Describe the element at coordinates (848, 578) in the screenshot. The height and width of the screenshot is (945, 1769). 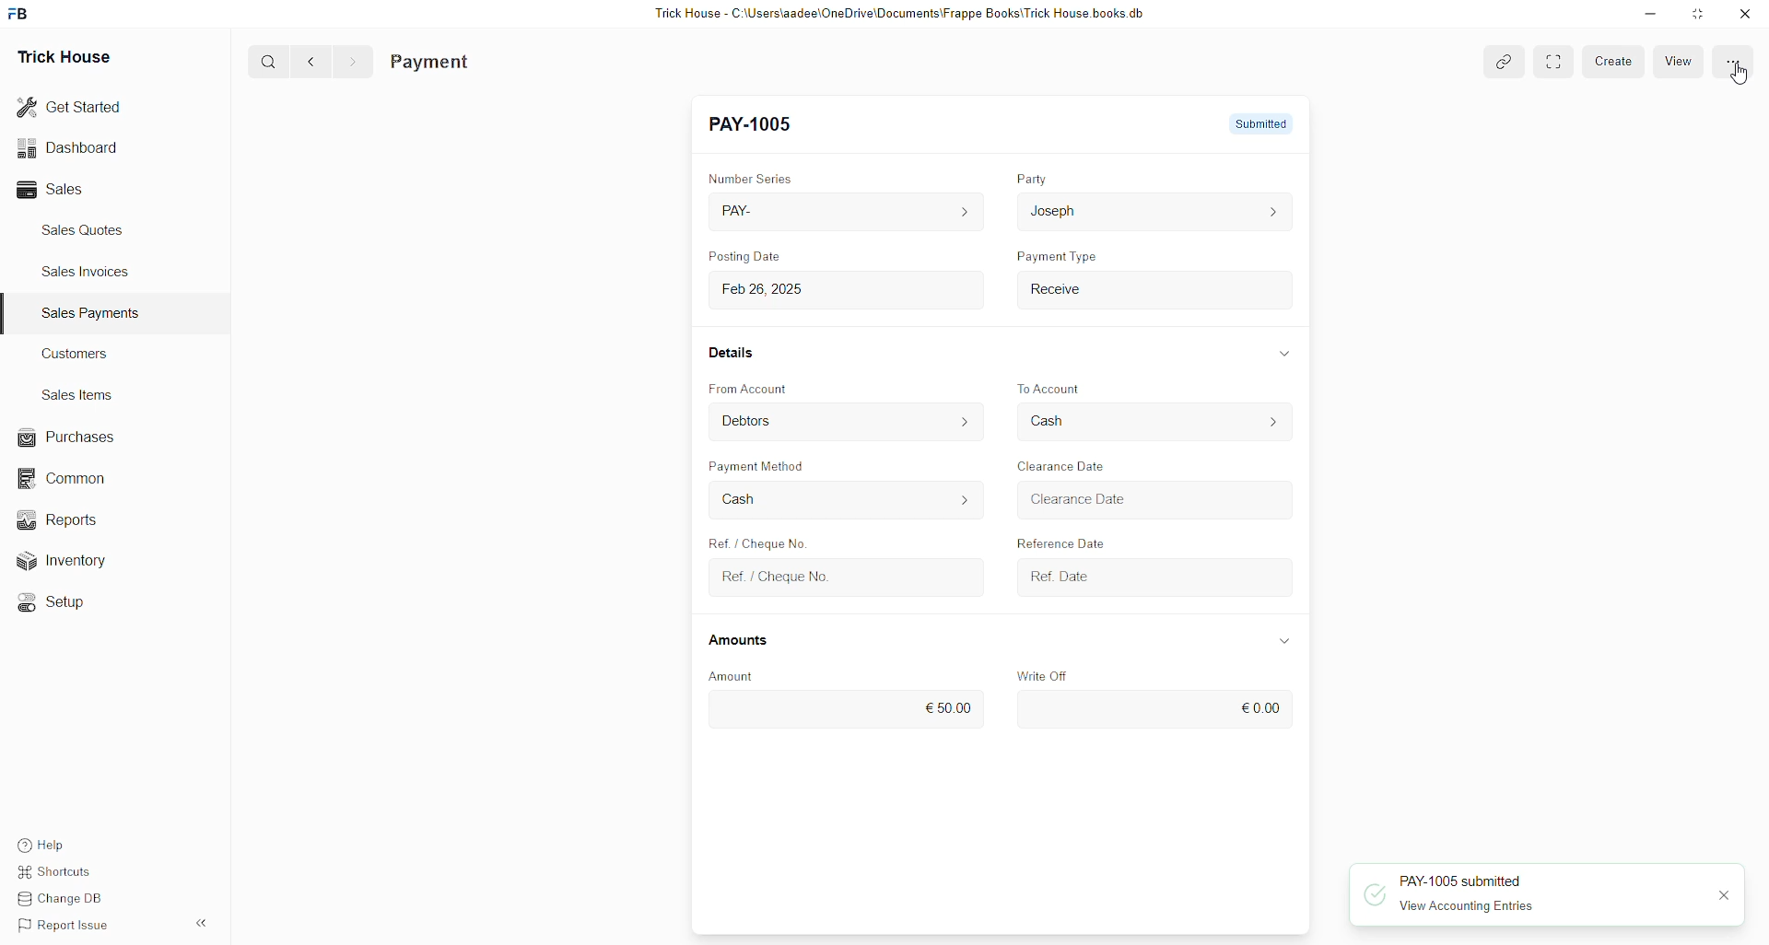
I see `Ref. / Cheque No.` at that location.